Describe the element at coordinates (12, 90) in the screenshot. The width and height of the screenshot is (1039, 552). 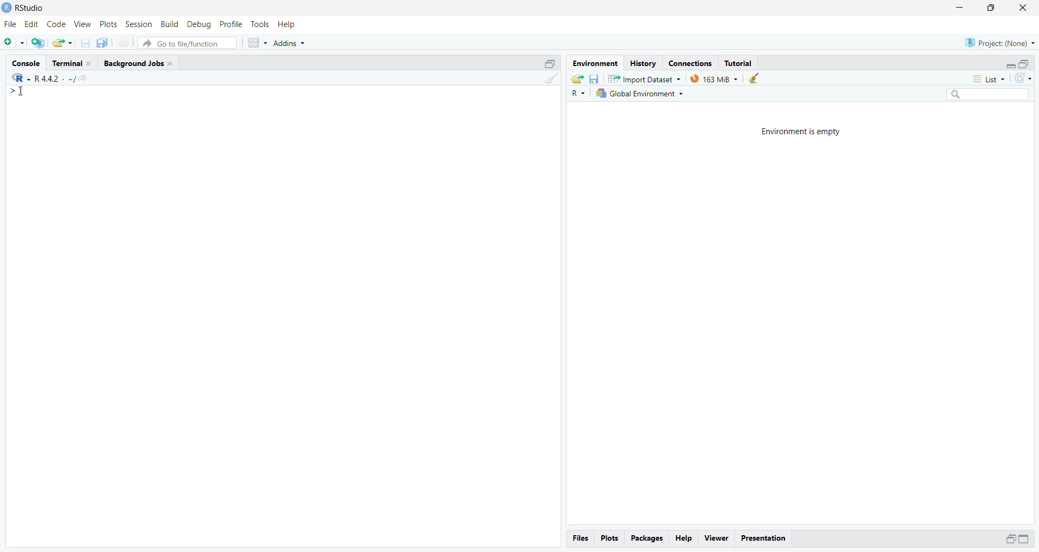
I see `>` at that location.